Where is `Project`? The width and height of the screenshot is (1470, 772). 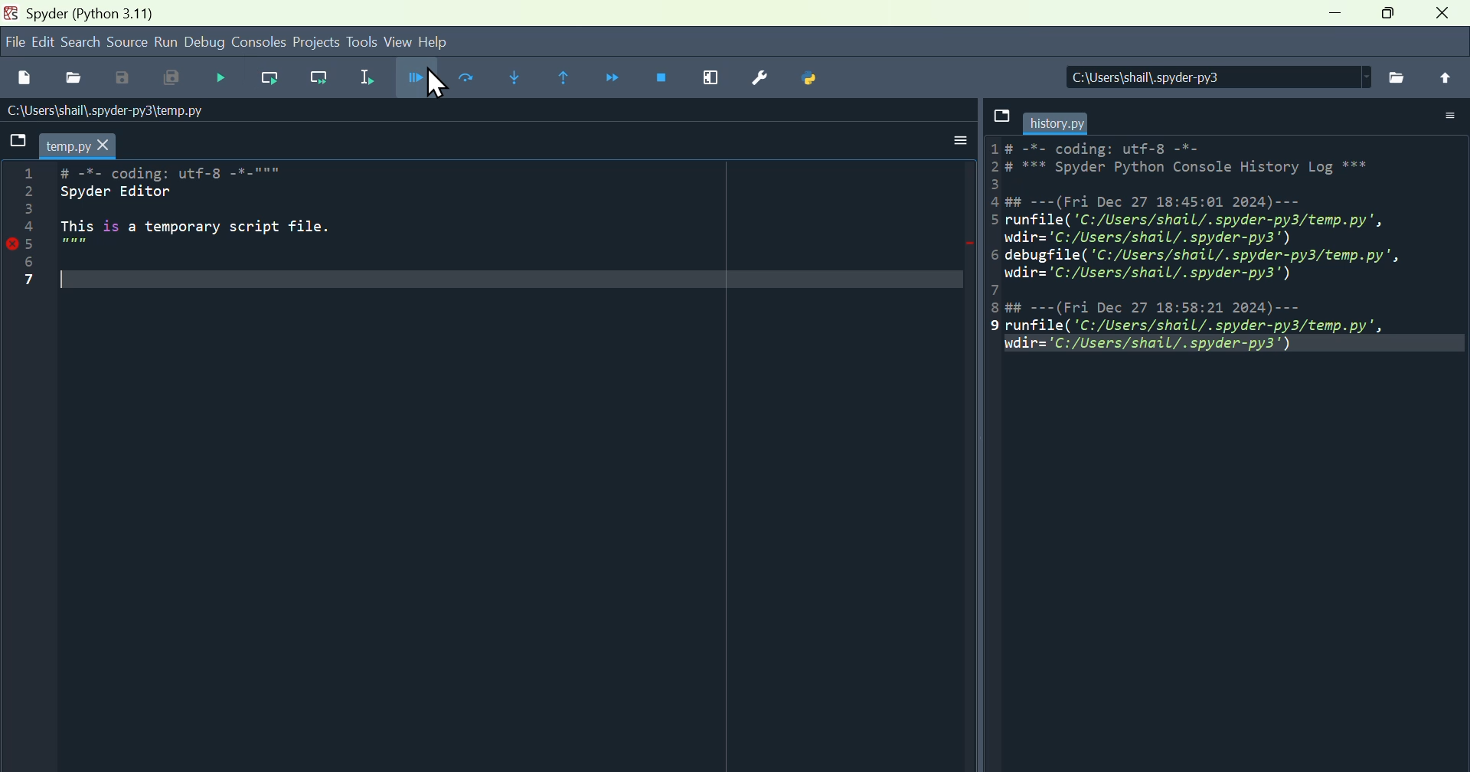
Project is located at coordinates (315, 42).